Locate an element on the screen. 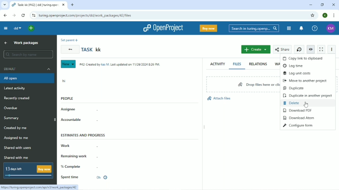 The height and width of the screenshot is (190, 339). Close is located at coordinates (333, 4).